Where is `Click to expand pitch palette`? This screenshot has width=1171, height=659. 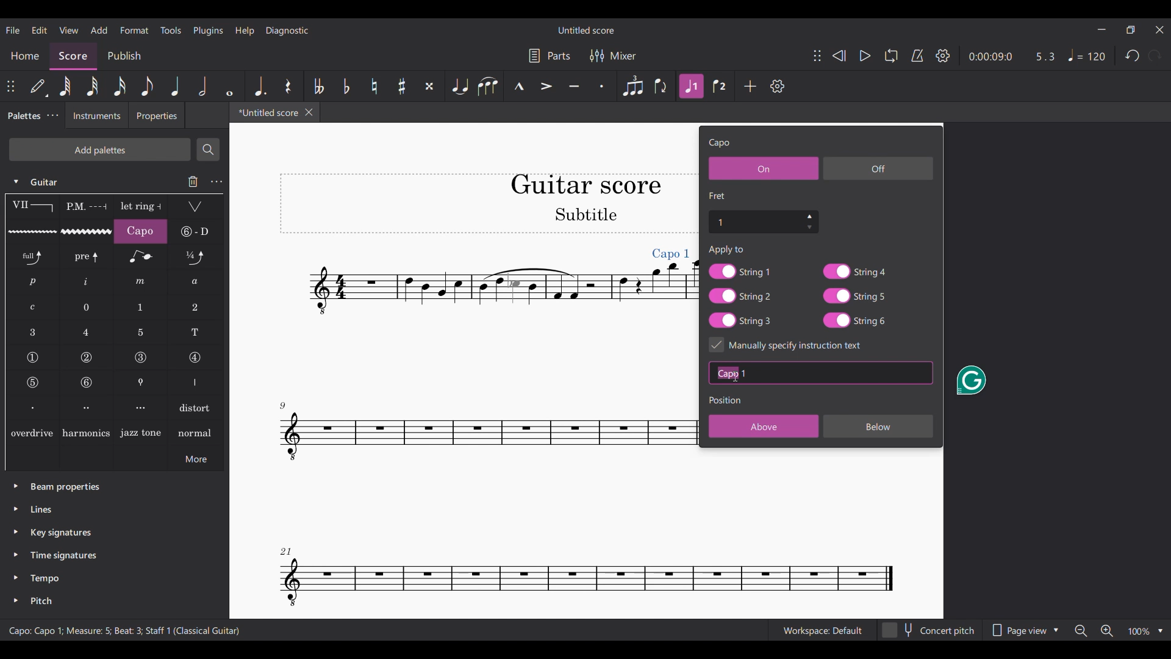 Click to expand pitch palette is located at coordinates (16, 600).